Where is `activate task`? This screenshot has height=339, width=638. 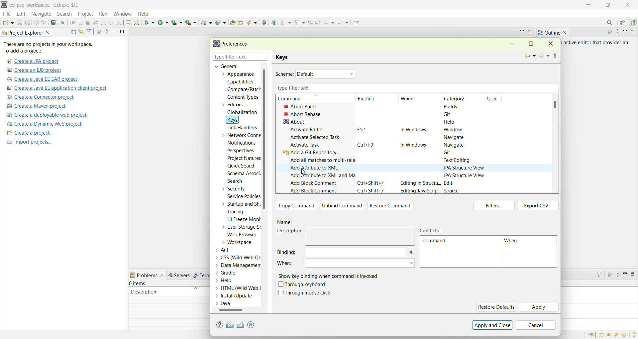 activate task is located at coordinates (306, 145).